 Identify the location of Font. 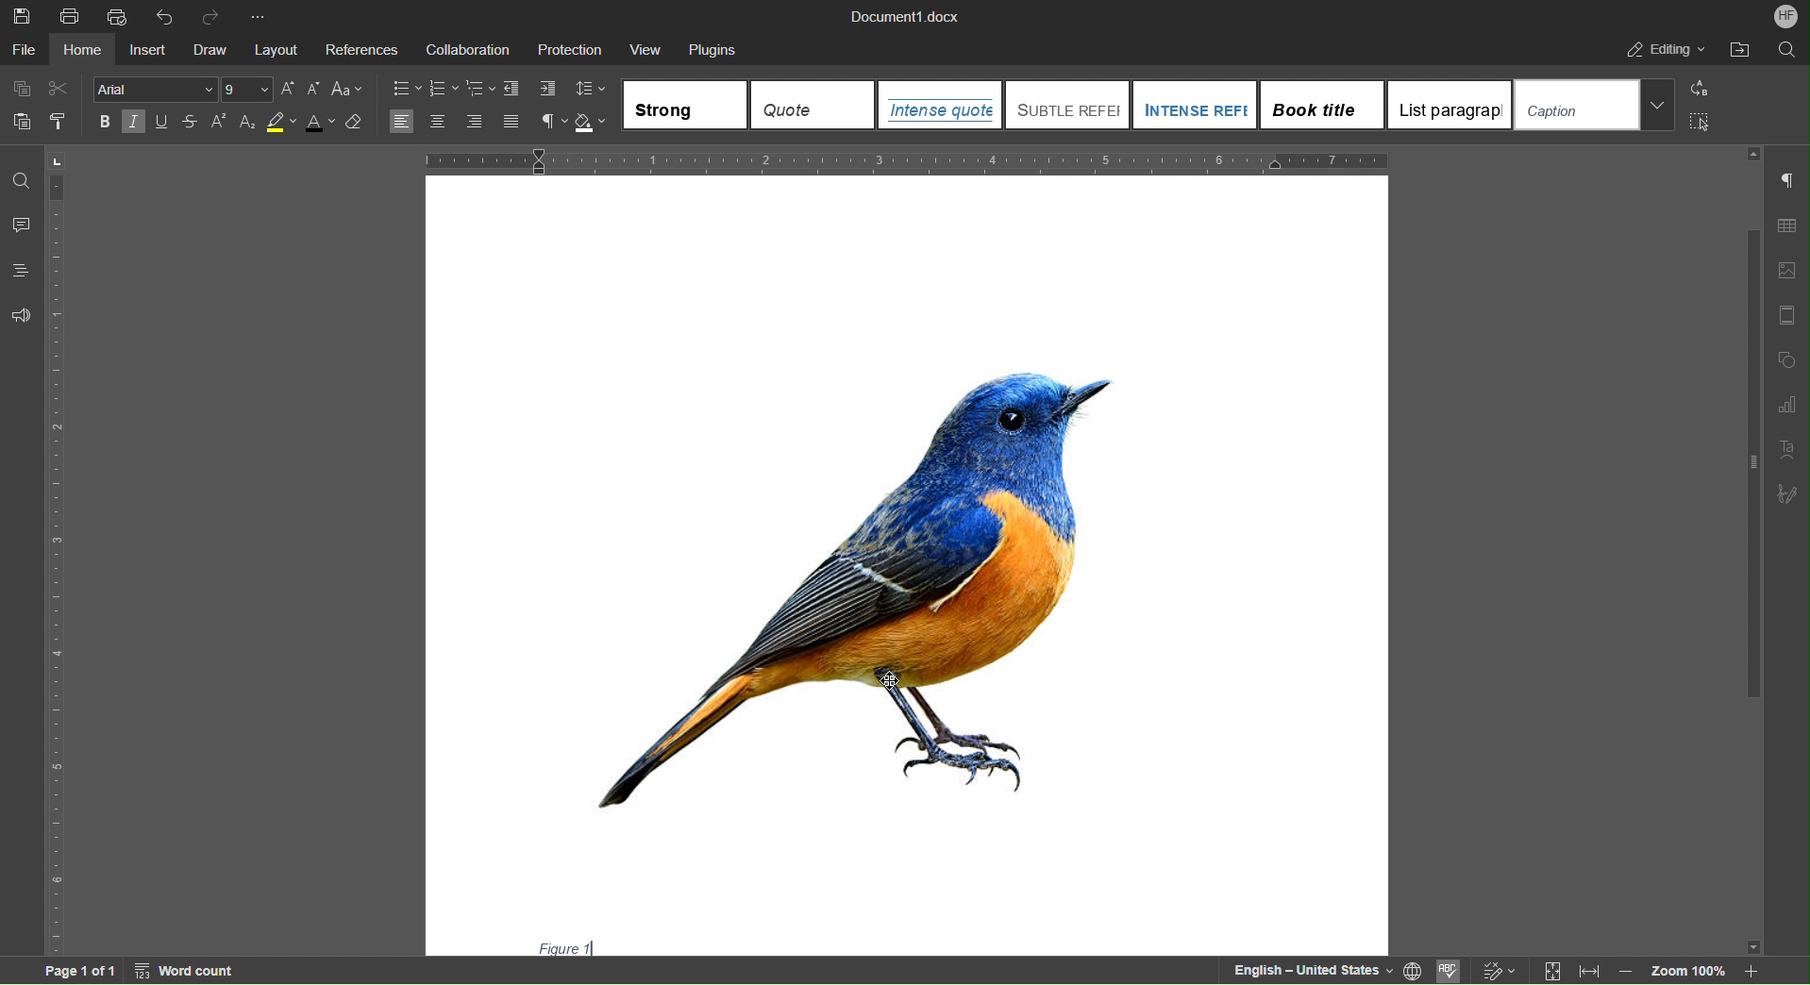
(157, 89).